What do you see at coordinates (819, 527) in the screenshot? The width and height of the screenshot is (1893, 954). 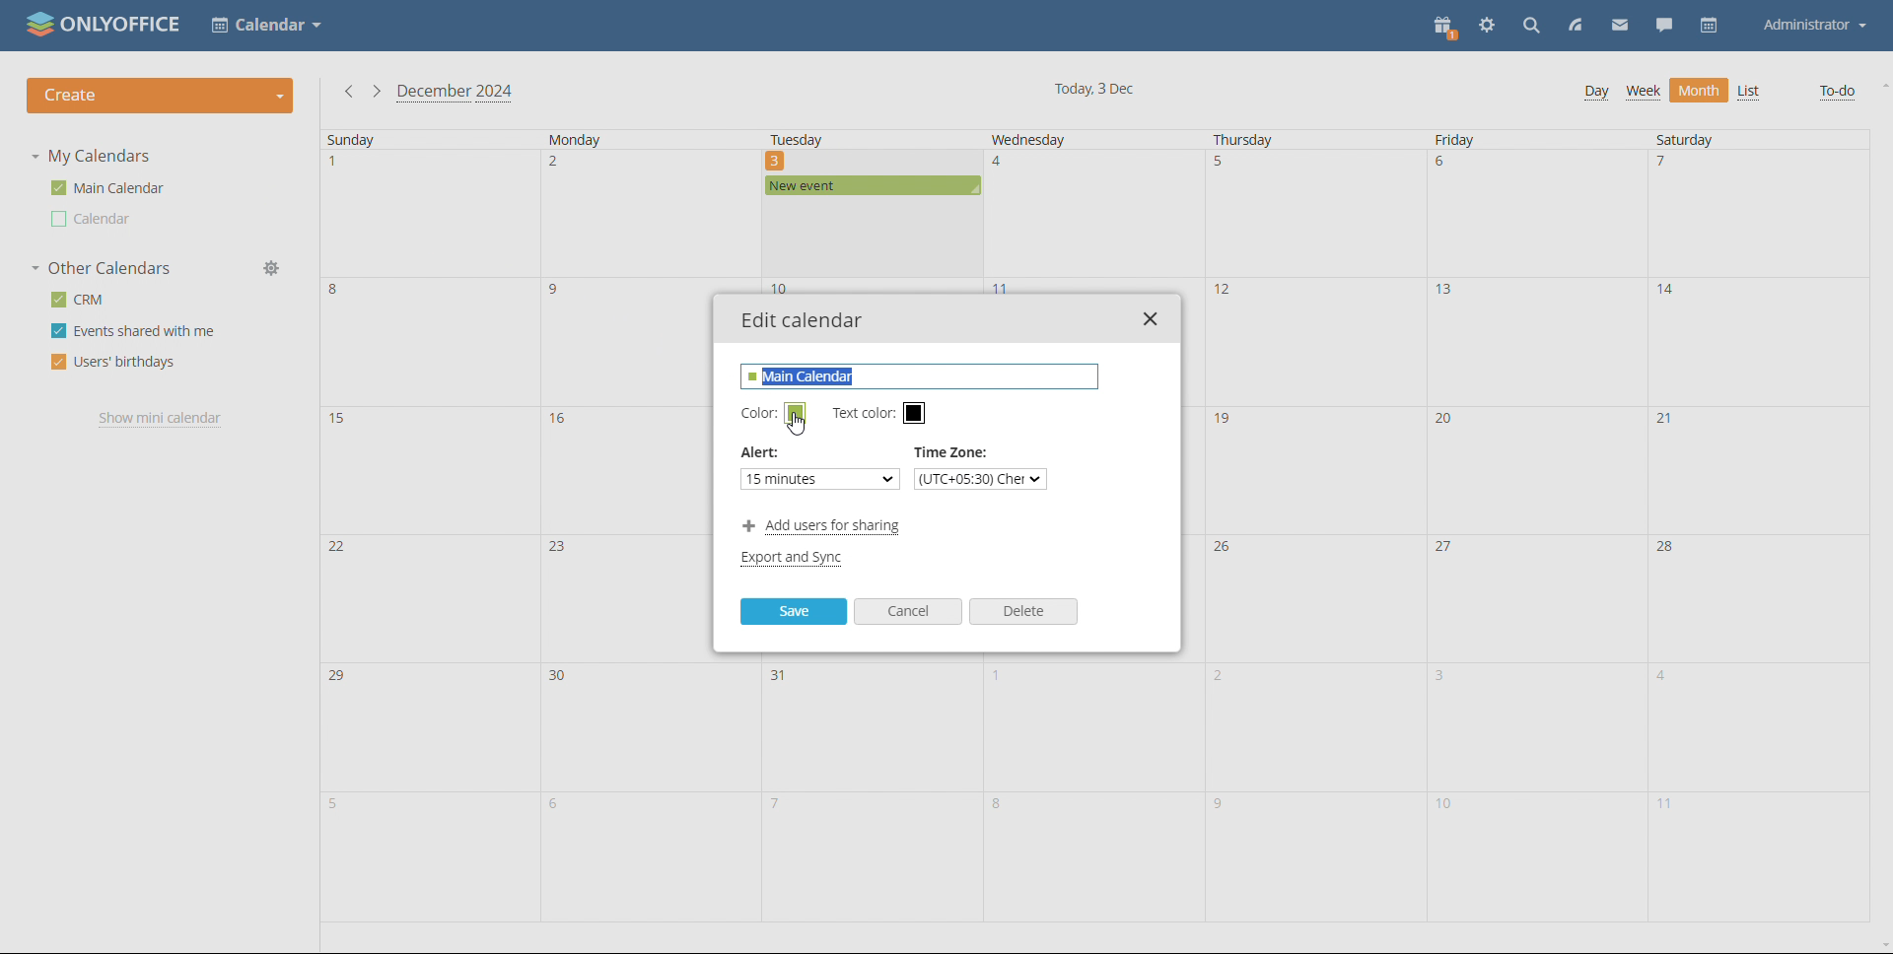 I see `add users for sharing` at bounding box center [819, 527].